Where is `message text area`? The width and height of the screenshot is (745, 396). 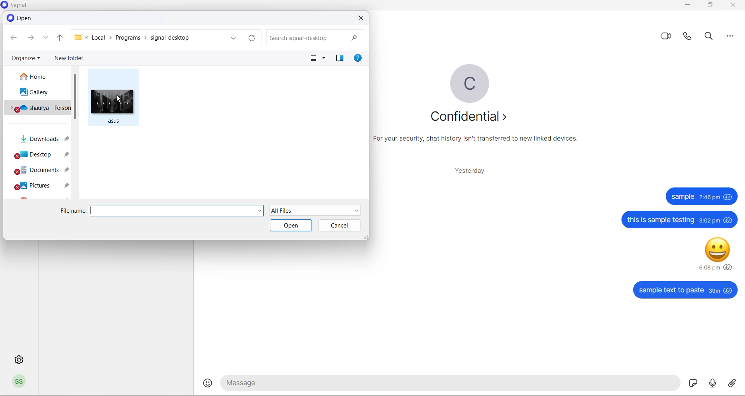 message text area is located at coordinates (448, 384).